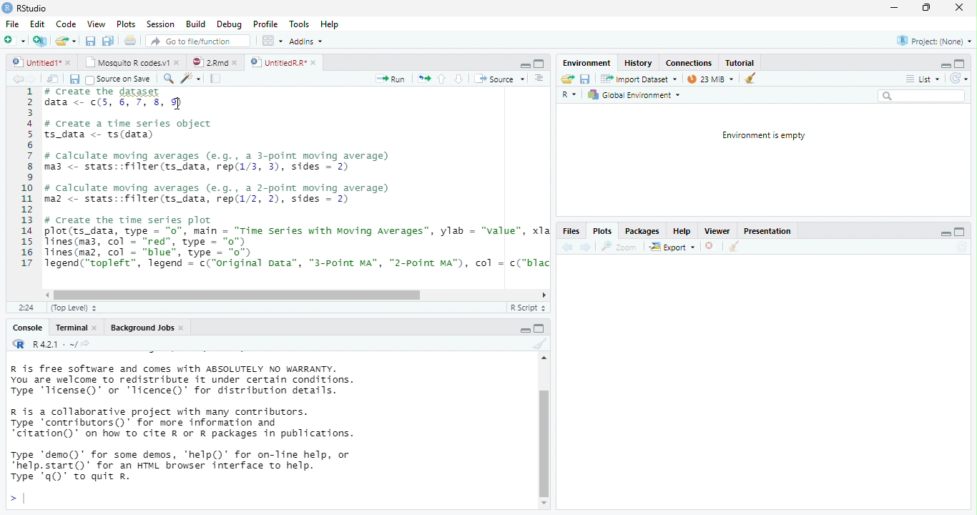 The image size is (977, 515). I want to click on next, so click(34, 79).